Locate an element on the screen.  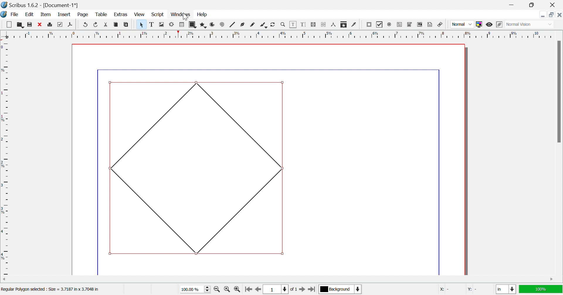
Close is located at coordinates (554, 5).